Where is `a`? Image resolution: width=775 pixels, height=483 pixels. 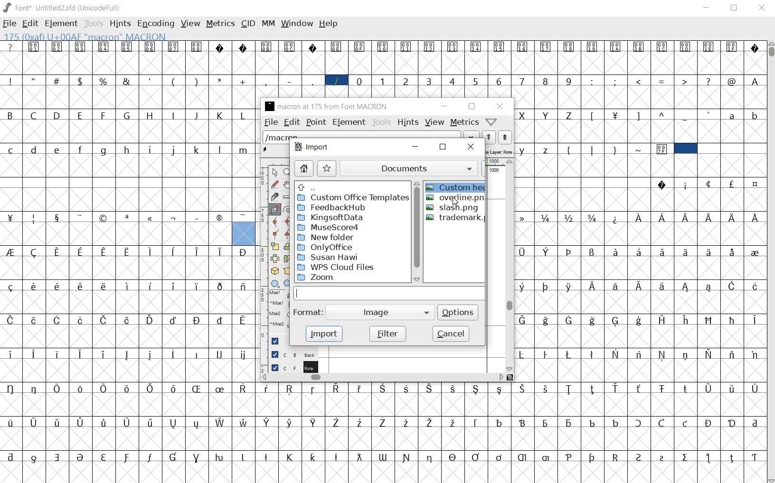 a is located at coordinates (732, 116).